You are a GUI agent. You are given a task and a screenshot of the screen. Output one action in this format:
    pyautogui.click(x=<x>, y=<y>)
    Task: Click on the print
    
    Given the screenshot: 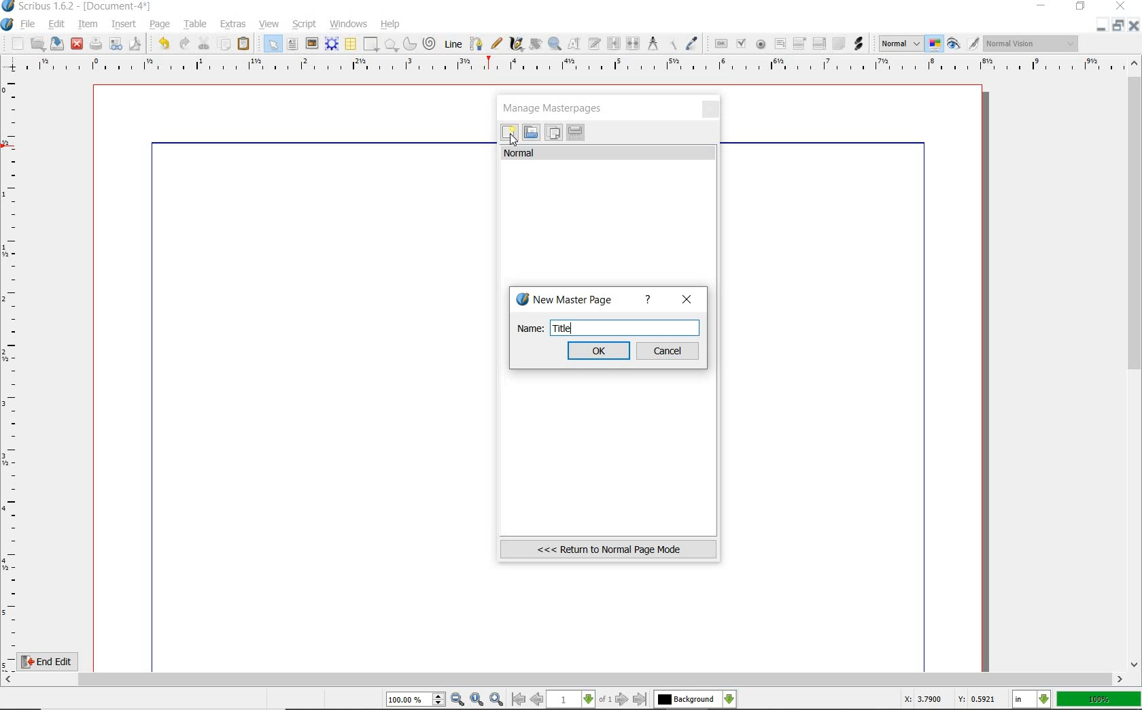 What is the action you would take?
    pyautogui.click(x=96, y=44)
    